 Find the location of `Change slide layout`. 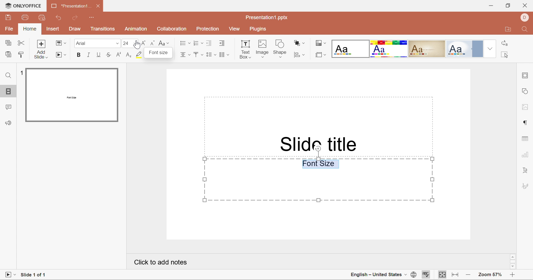

Change slide layout is located at coordinates (61, 43).